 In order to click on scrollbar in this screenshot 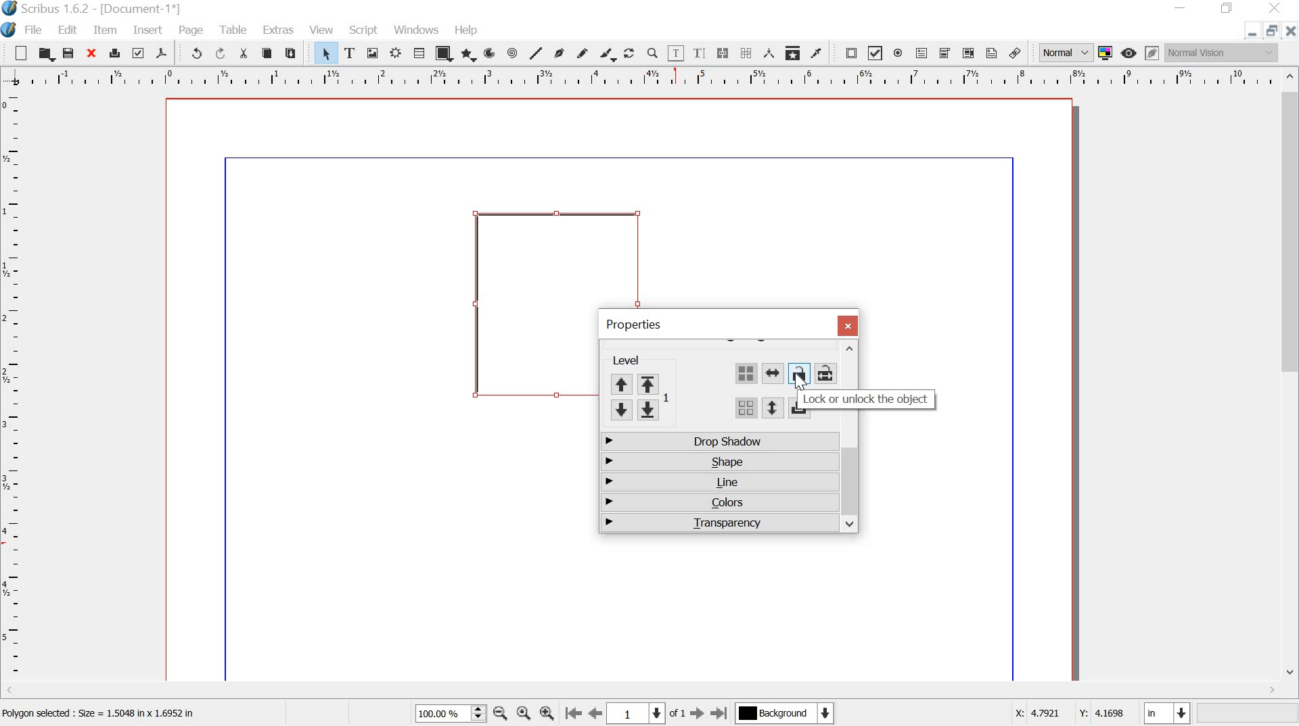, I will do `click(851, 487)`.